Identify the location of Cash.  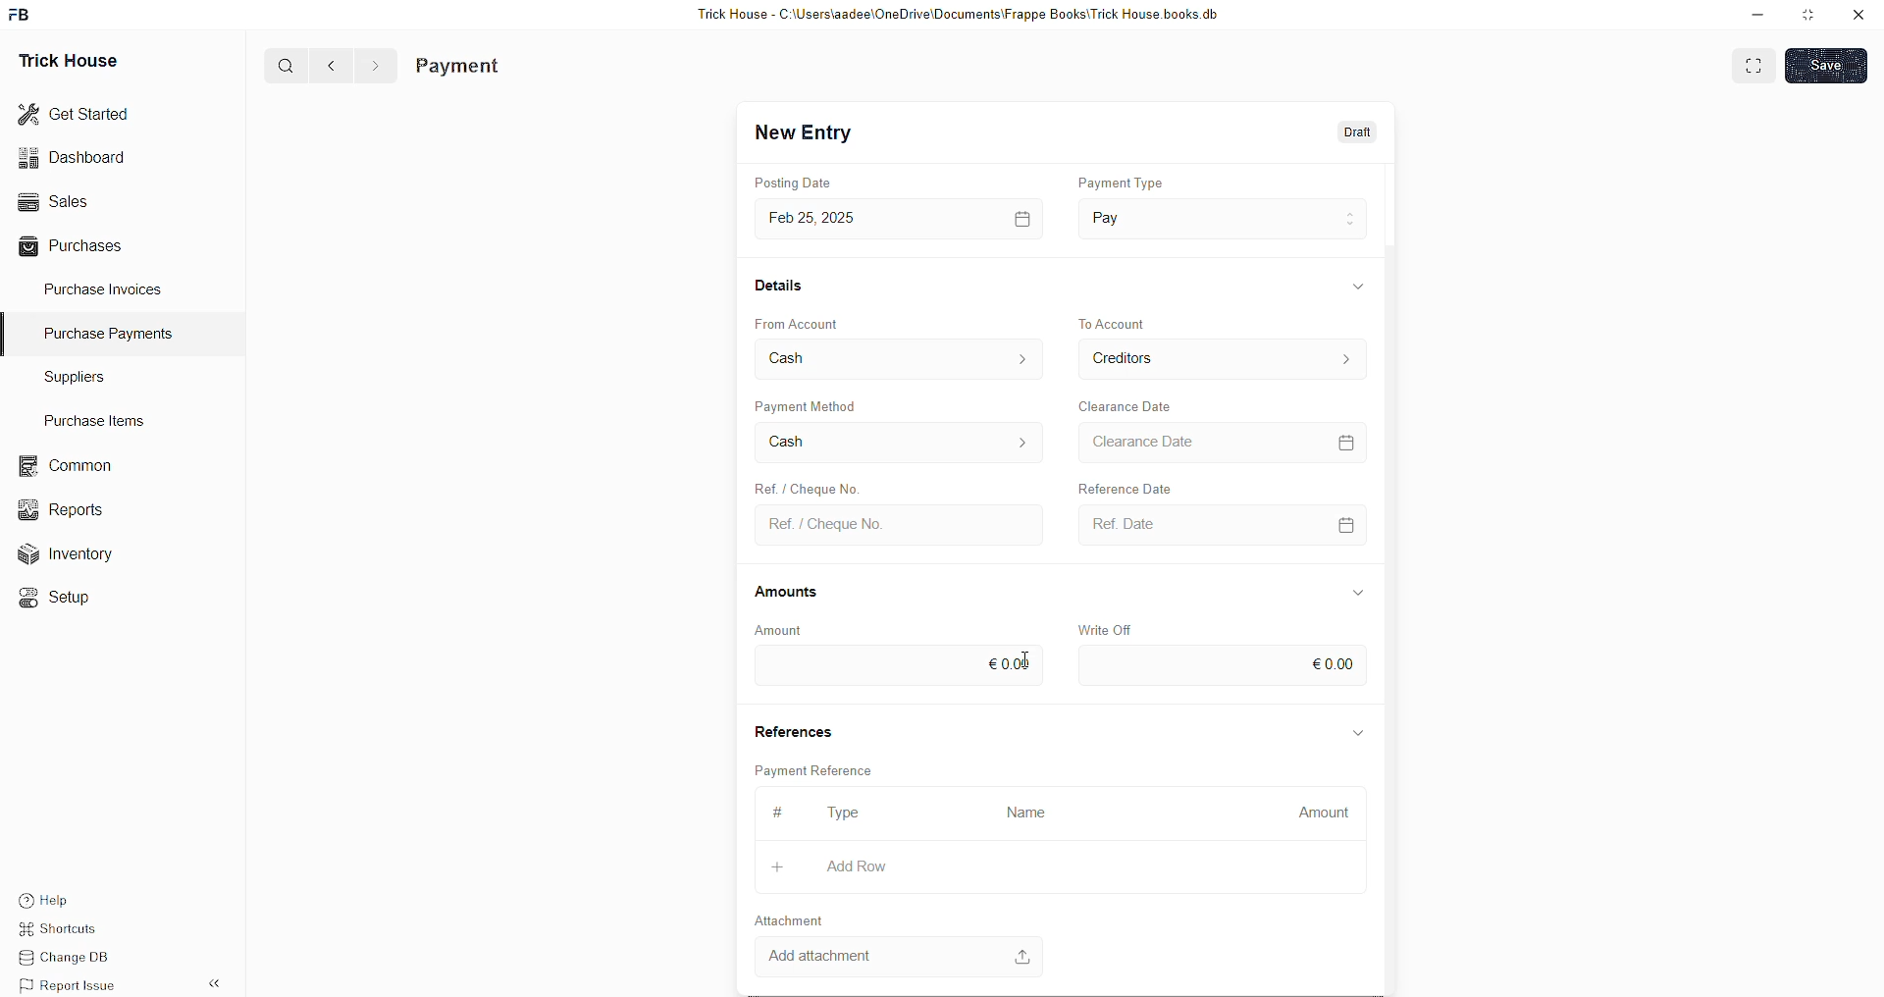
(777, 440).